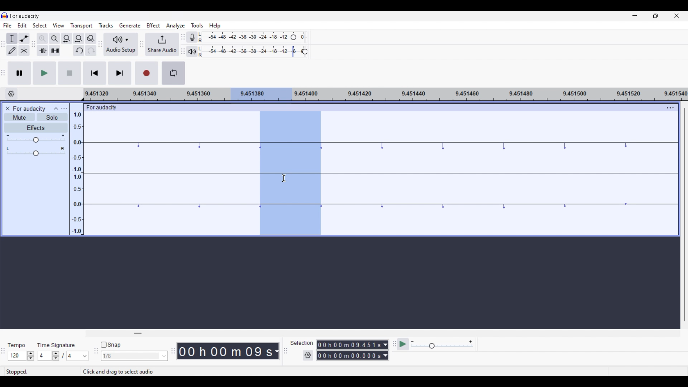 Image resolution: width=688 pixels, height=387 pixels. Describe the element at coordinates (291, 173) in the screenshot. I see `Current selection on teack highlighted` at that location.